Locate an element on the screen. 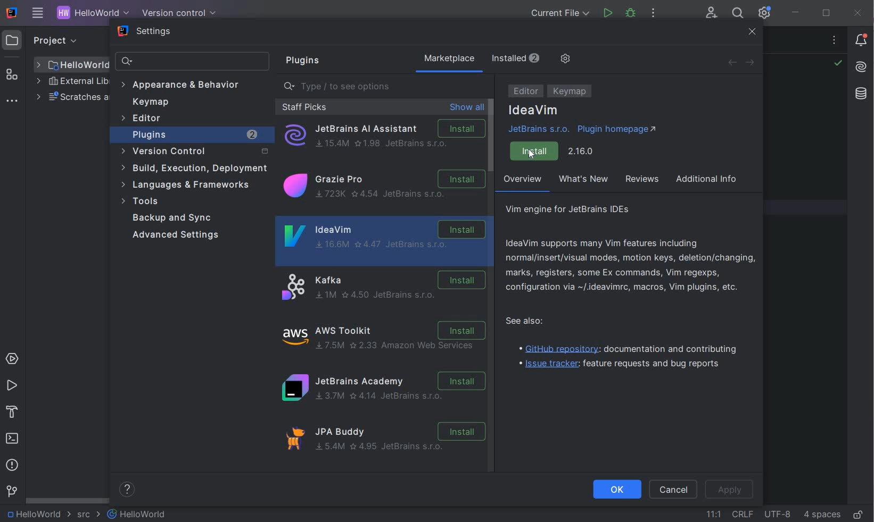 The height and width of the screenshot is (522, 874). CLOSE is located at coordinates (858, 13).